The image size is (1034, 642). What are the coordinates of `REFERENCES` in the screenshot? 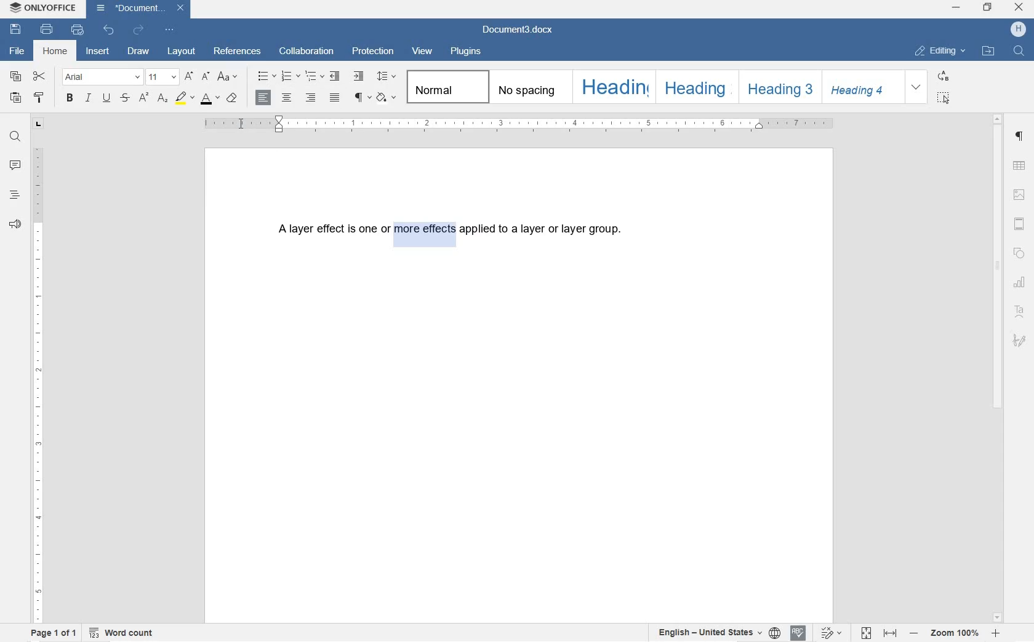 It's located at (239, 52).